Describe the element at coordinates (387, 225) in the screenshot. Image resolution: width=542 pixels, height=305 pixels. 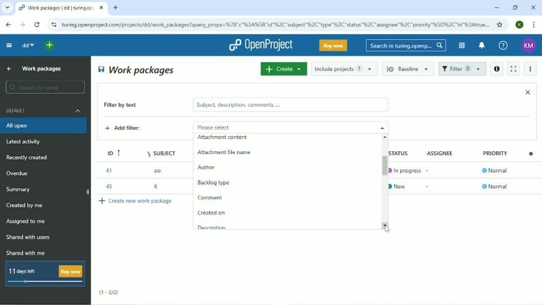
I see `scroll down` at that location.